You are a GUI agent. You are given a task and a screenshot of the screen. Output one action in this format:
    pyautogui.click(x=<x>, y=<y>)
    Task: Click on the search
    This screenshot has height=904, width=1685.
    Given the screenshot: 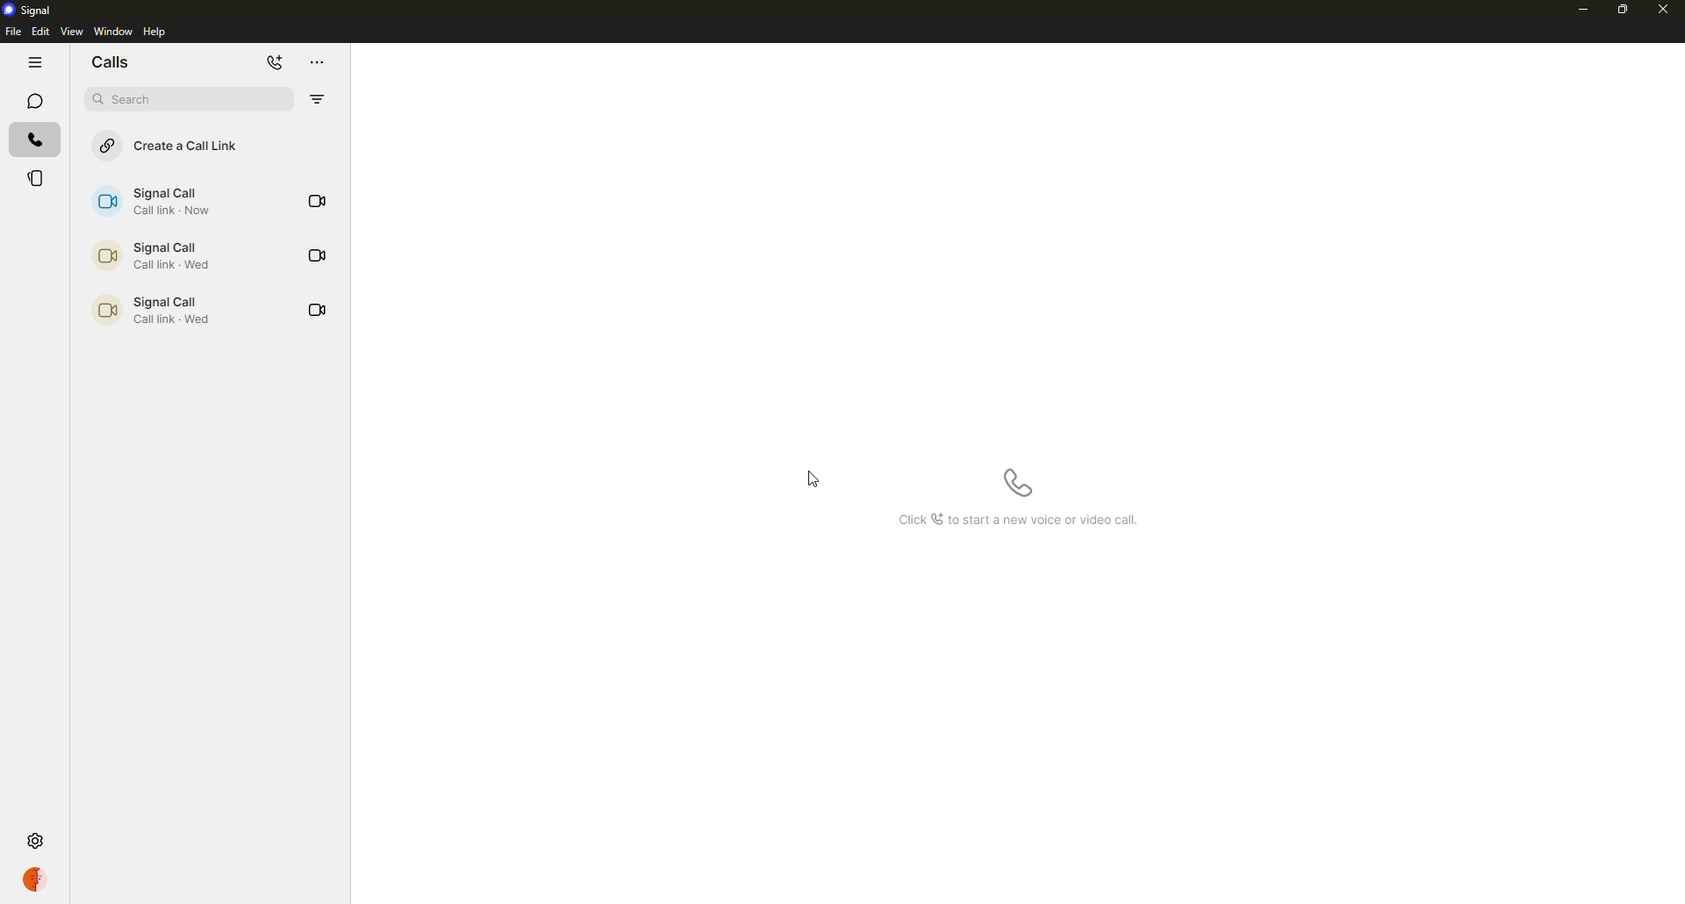 What is the action you would take?
    pyautogui.click(x=187, y=100)
    